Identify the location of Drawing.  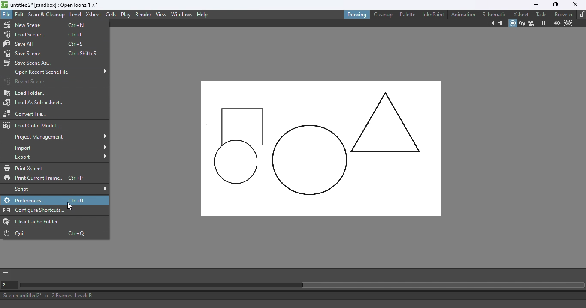
(356, 14).